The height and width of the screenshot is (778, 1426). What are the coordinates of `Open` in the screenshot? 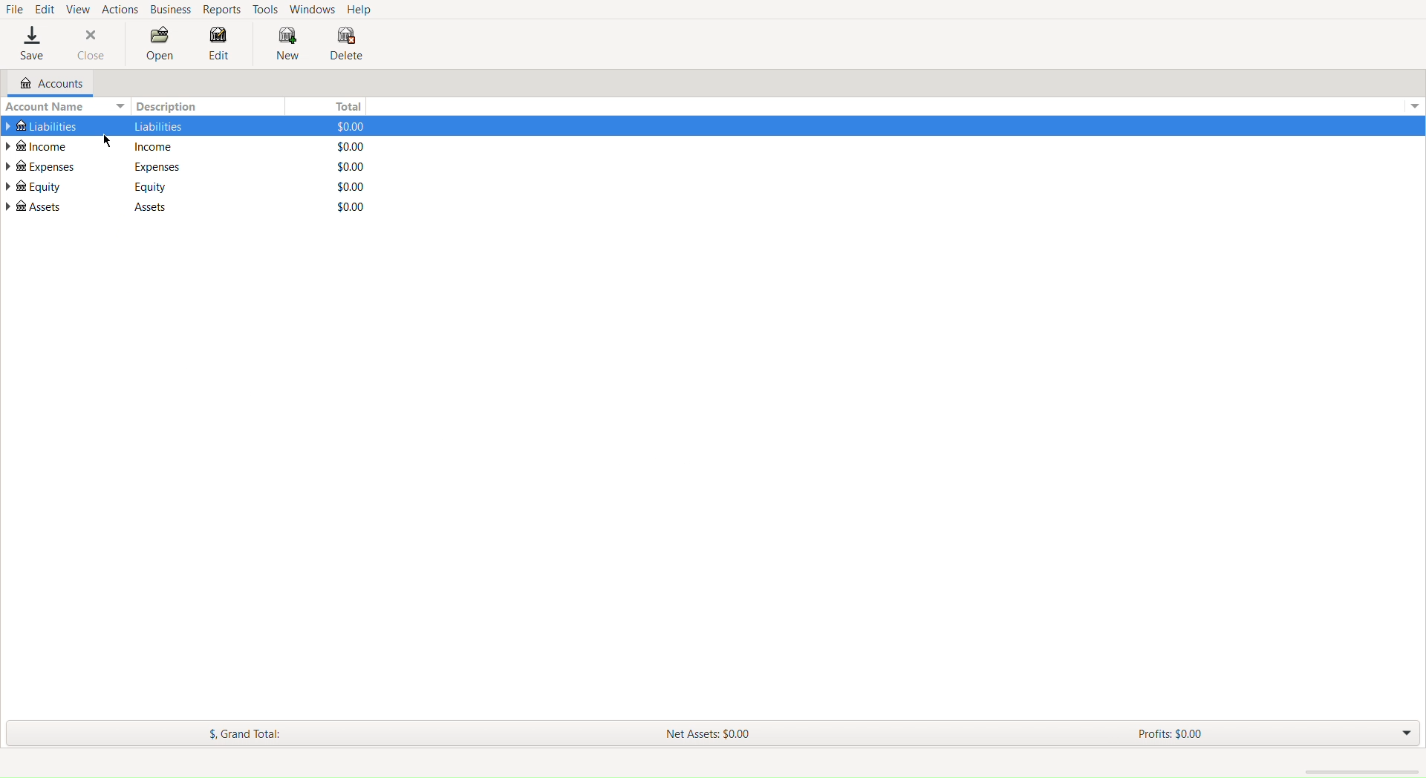 It's located at (159, 45).